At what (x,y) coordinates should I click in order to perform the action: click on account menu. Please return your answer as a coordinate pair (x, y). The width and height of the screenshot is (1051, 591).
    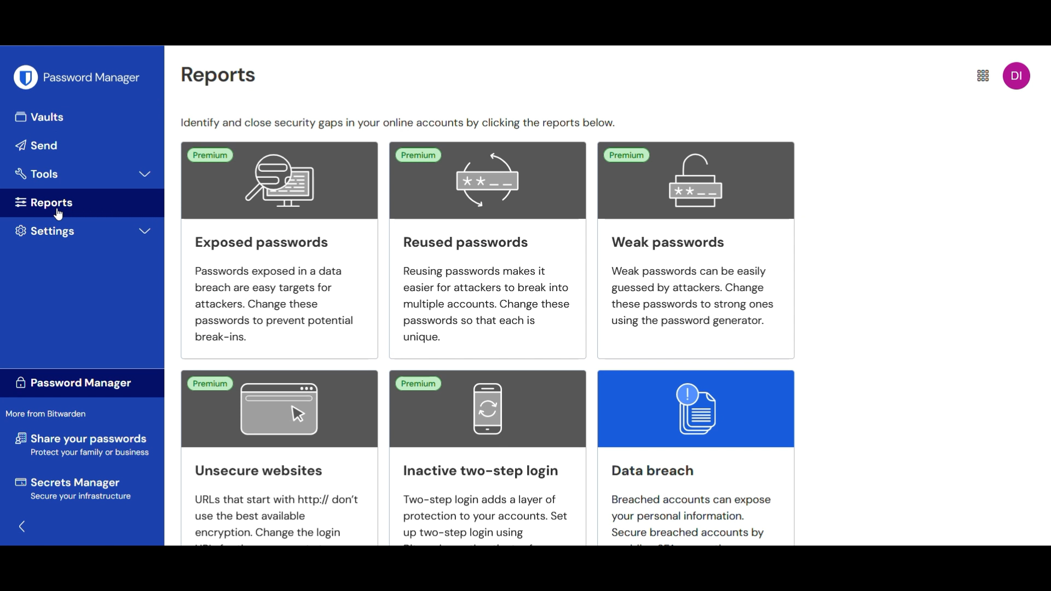
    Looking at the image, I should click on (1018, 76).